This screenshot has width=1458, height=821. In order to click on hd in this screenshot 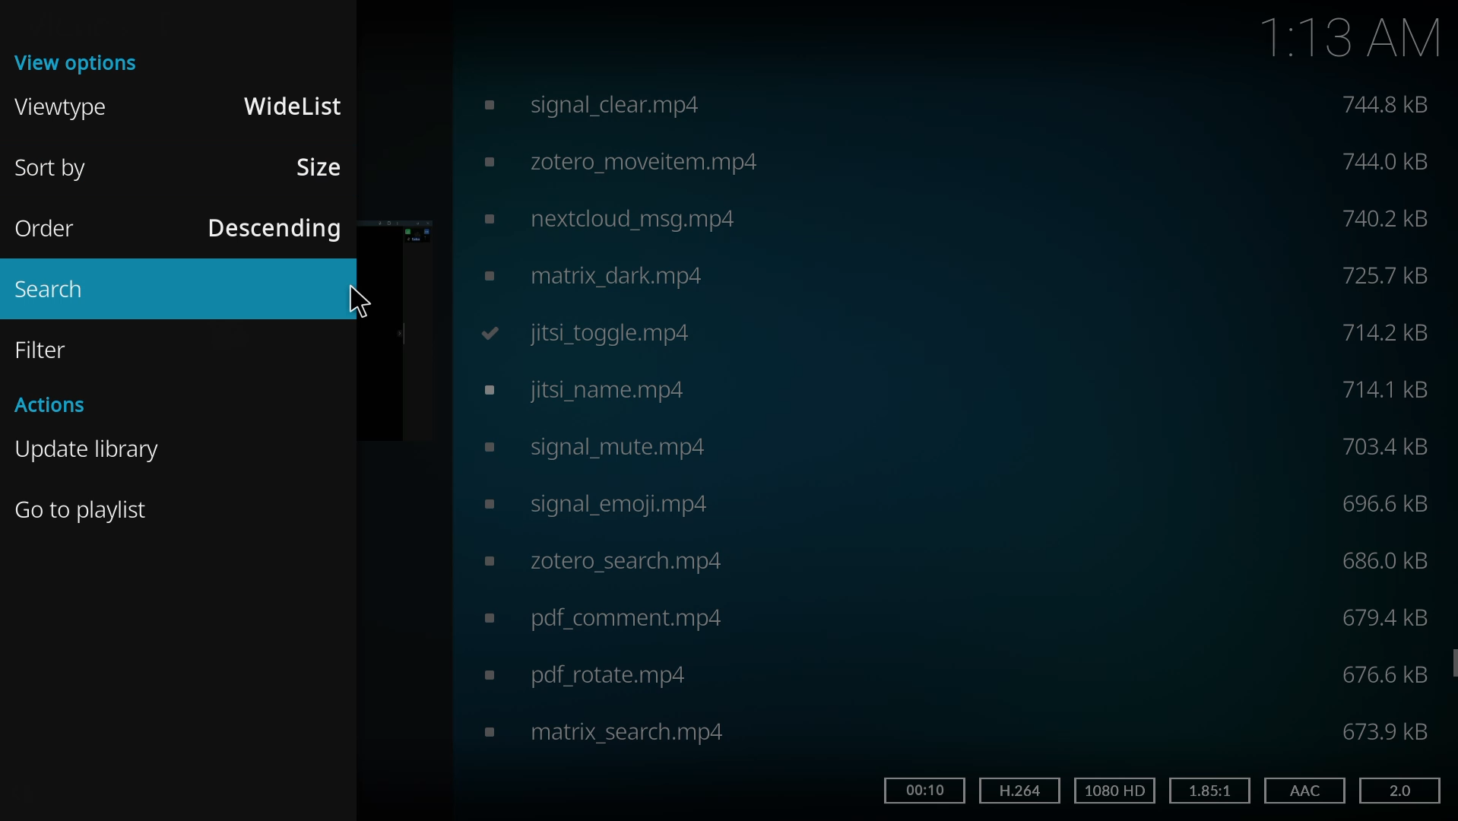, I will do `click(1112, 791)`.